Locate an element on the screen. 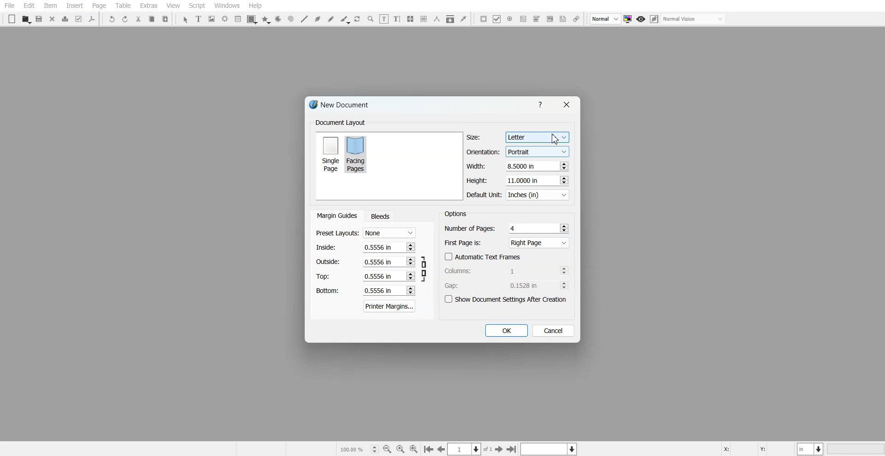 Image resolution: width=885 pixels, height=456 pixels. Default Unit in Inches is located at coordinates (519, 195).